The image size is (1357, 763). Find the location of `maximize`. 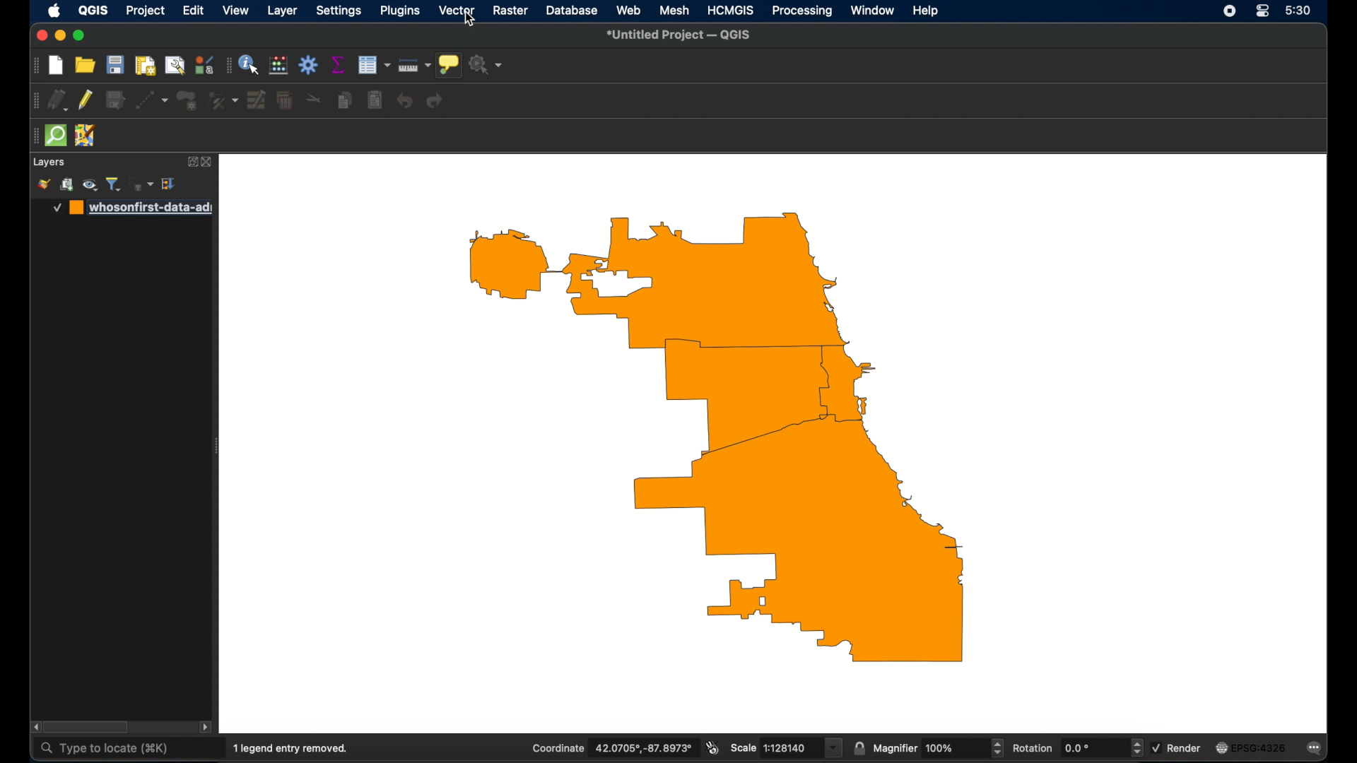

maximize is located at coordinates (80, 35).